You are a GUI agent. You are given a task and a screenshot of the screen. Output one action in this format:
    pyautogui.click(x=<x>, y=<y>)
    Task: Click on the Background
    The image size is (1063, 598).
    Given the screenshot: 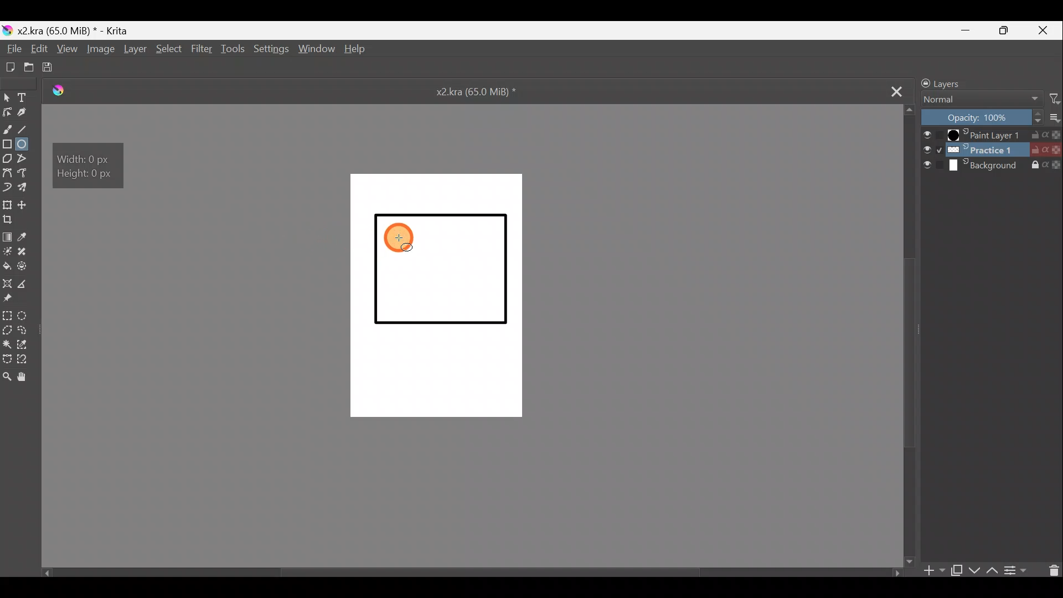 What is the action you would take?
    pyautogui.click(x=994, y=169)
    